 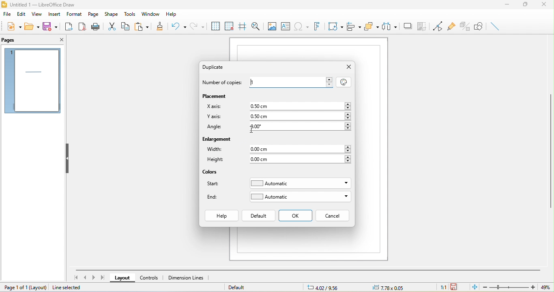 I want to click on export, so click(x=70, y=28).